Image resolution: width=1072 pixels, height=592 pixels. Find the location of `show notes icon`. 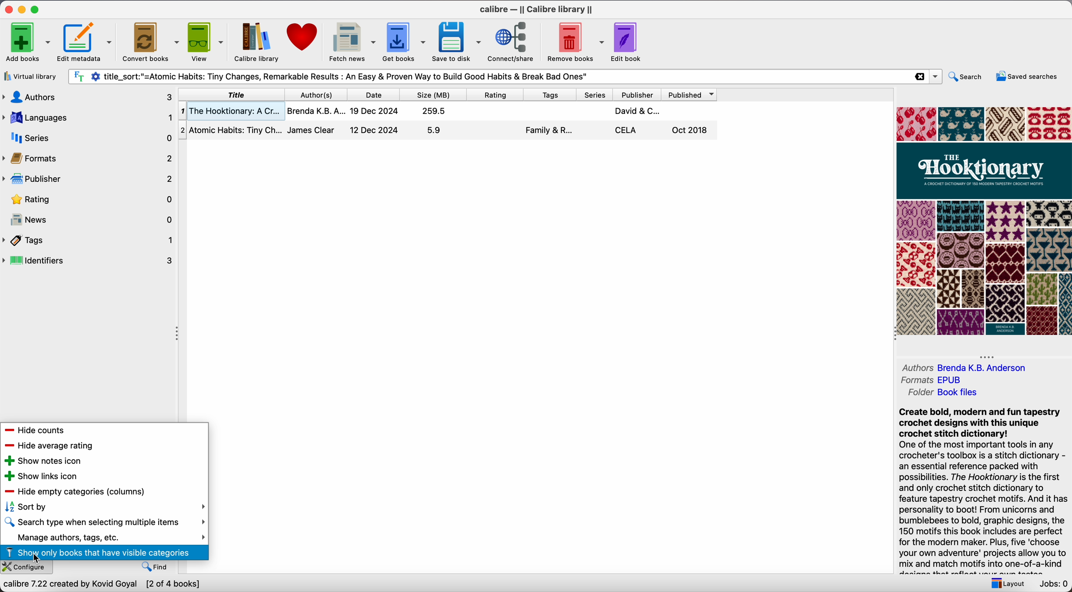

show notes icon is located at coordinates (41, 461).